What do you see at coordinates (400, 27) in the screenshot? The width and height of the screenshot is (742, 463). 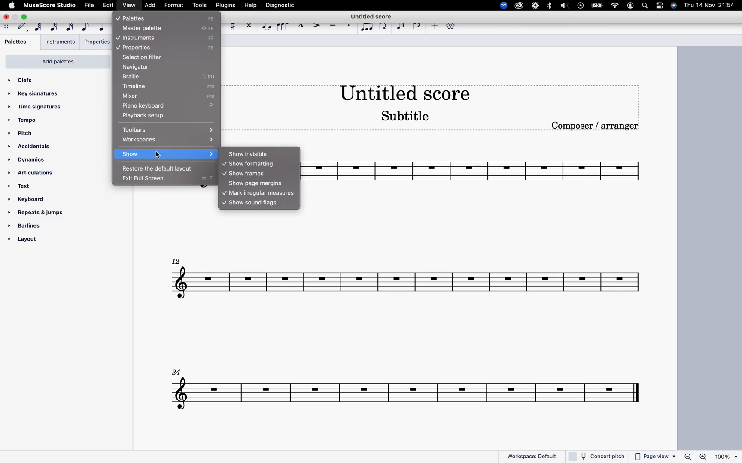 I see `voice 1` at bounding box center [400, 27].